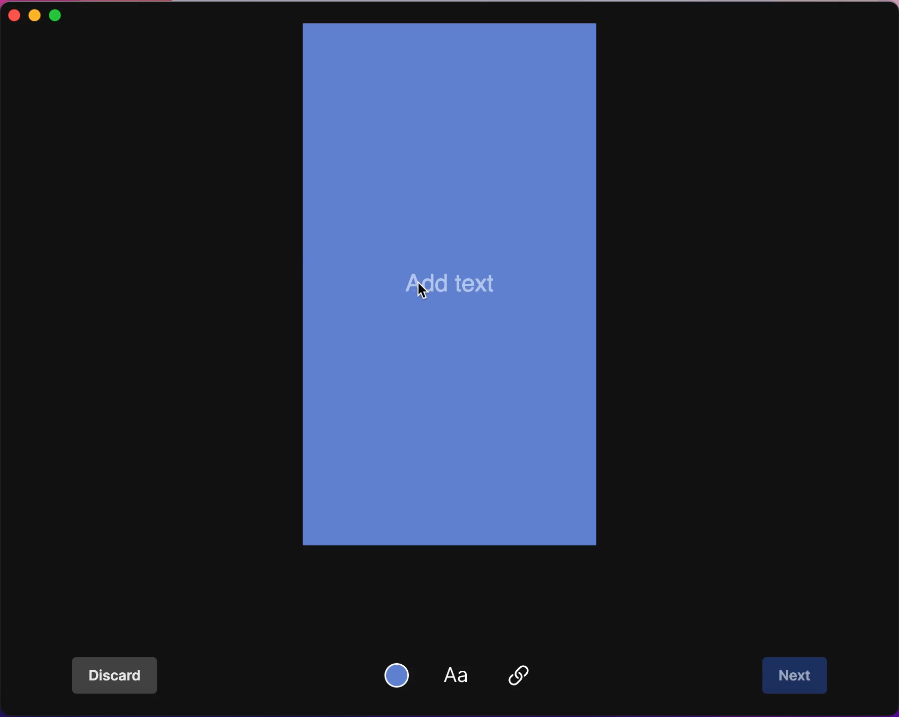  Describe the element at coordinates (425, 290) in the screenshot. I see `cursor` at that location.